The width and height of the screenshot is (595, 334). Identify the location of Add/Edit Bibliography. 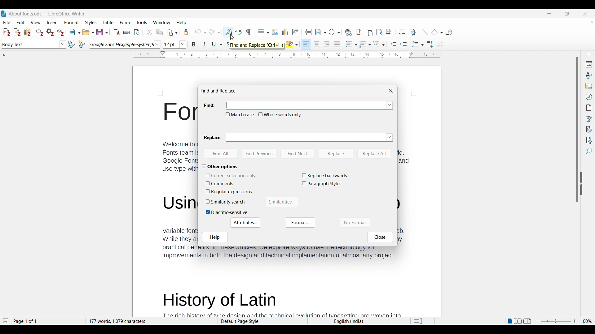
(27, 32).